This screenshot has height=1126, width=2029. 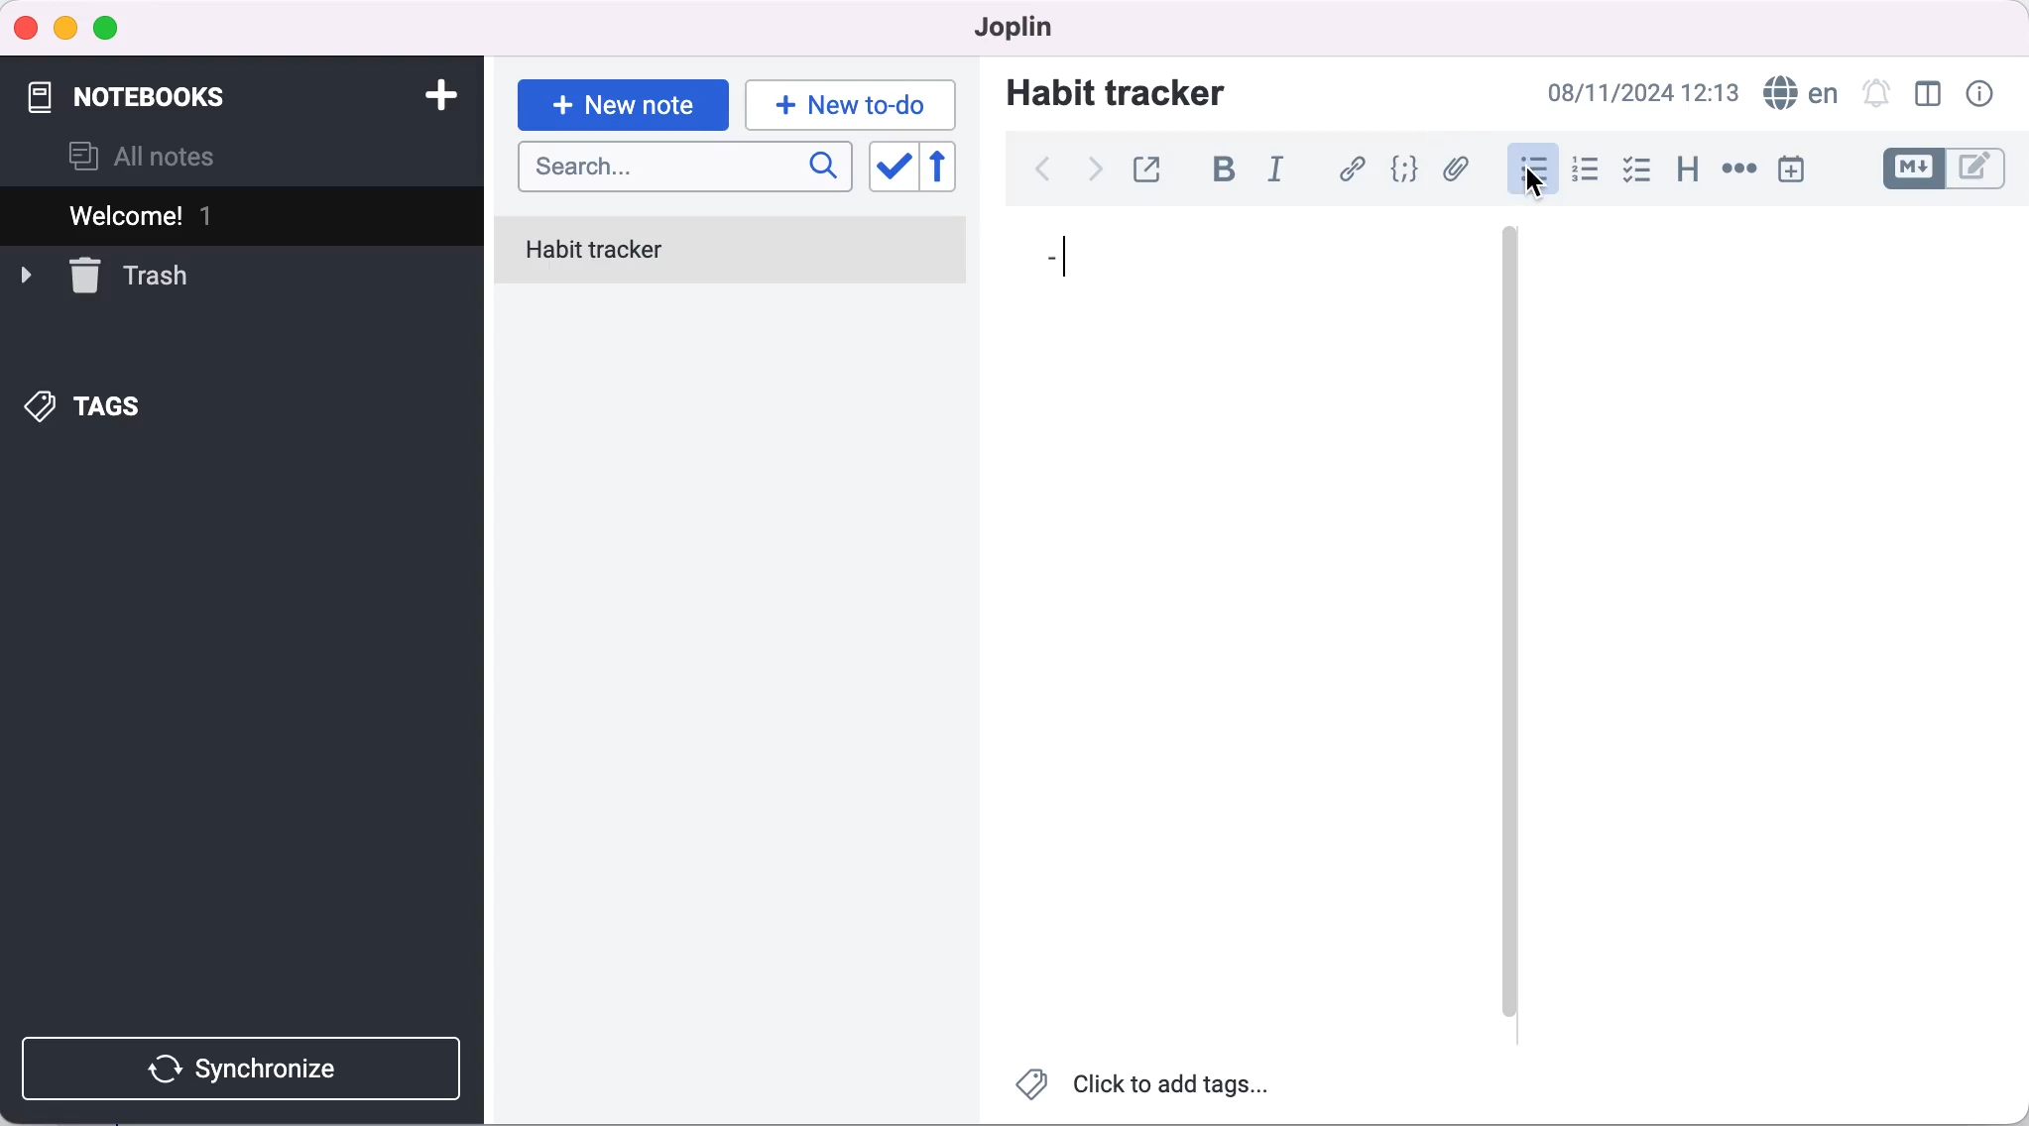 I want to click on vertical slider, so click(x=1509, y=624).